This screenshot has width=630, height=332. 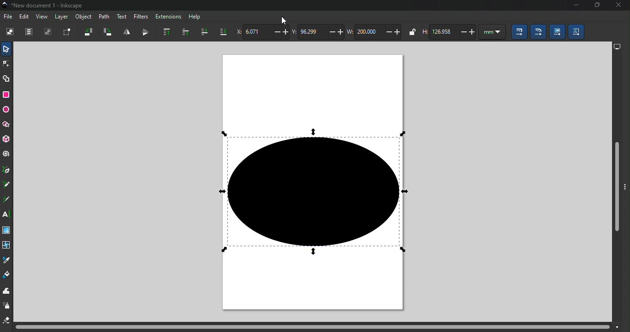 I want to click on unit, so click(x=491, y=31).